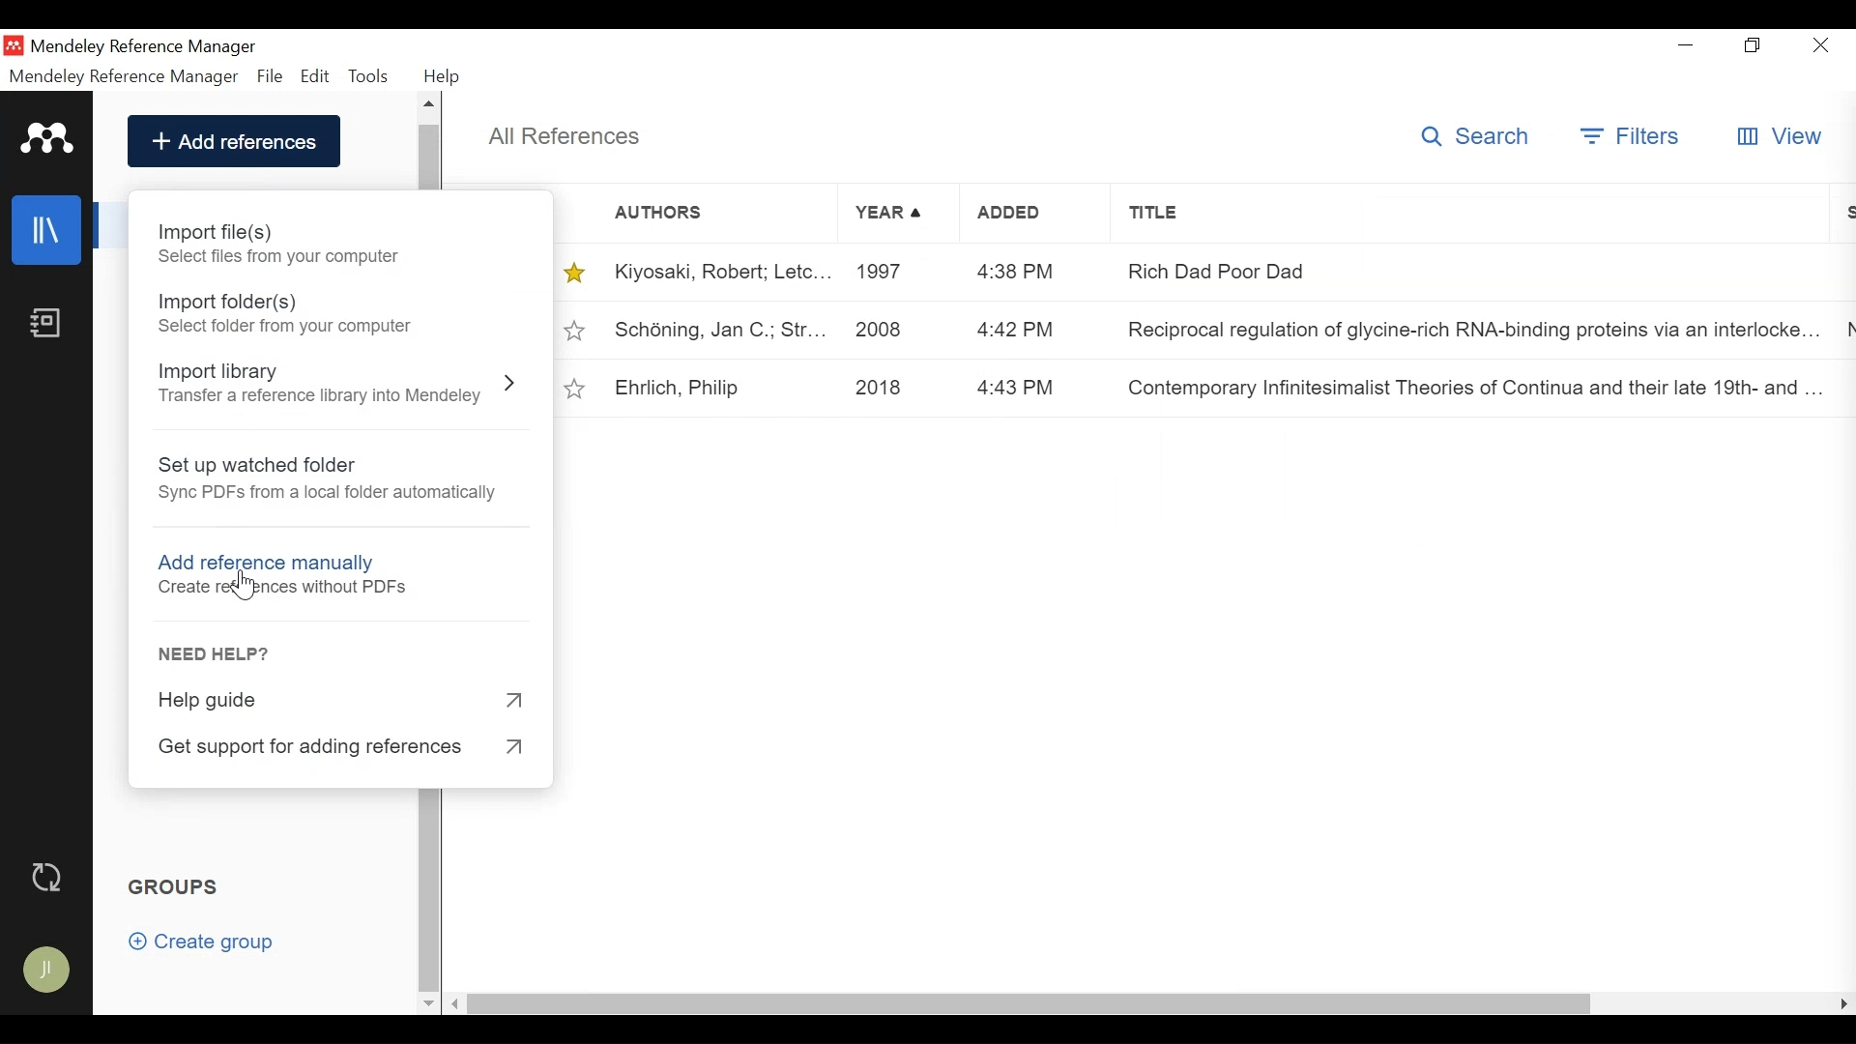 This screenshot has height=1044, width=1856. Describe the element at coordinates (48, 324) in the screenshot. I see `Notebook` at that location.